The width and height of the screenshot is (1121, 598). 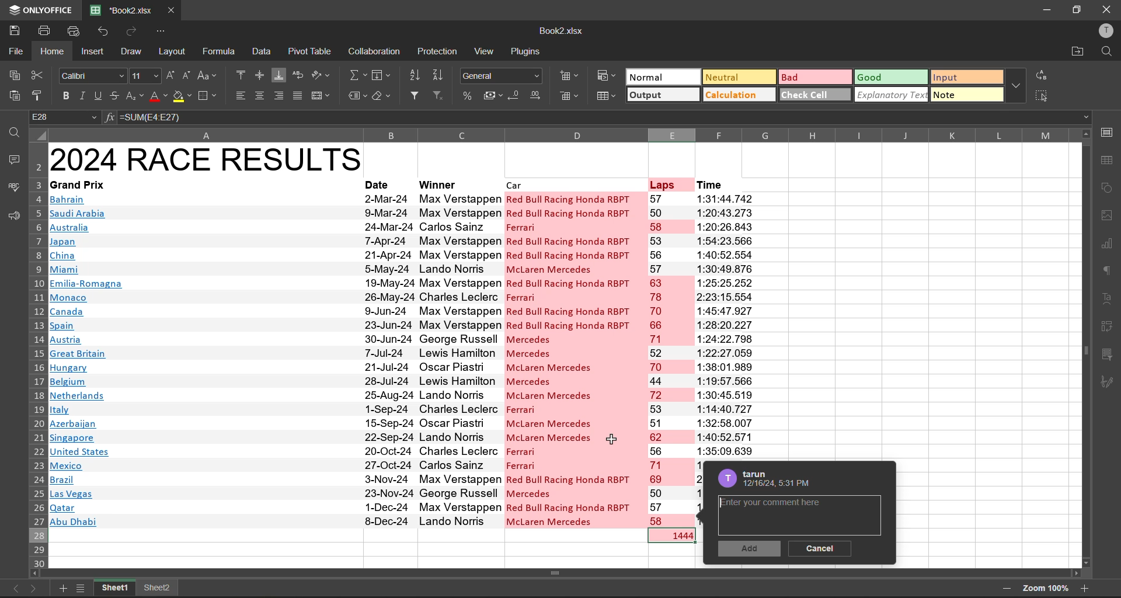 I want to click on cut, so click(x=39, y=74).